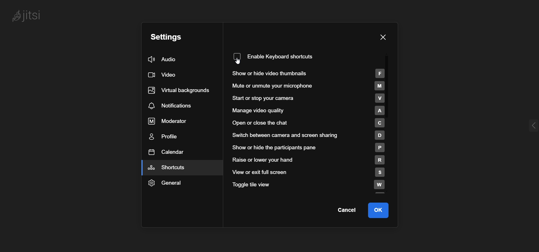 The image size is (539, 252). What do you see at coordinates (170, 182) in the screenshot?
I see `general` at bounding box center [170, 182].